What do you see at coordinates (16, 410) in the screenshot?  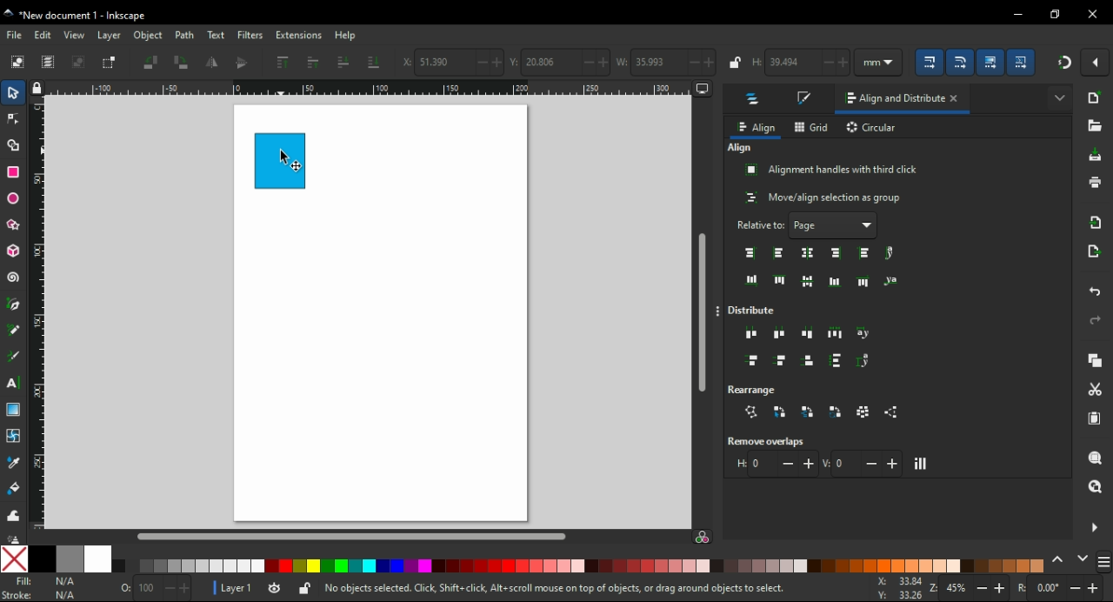 I see `gradient tool` at bounding box center [16, 410].